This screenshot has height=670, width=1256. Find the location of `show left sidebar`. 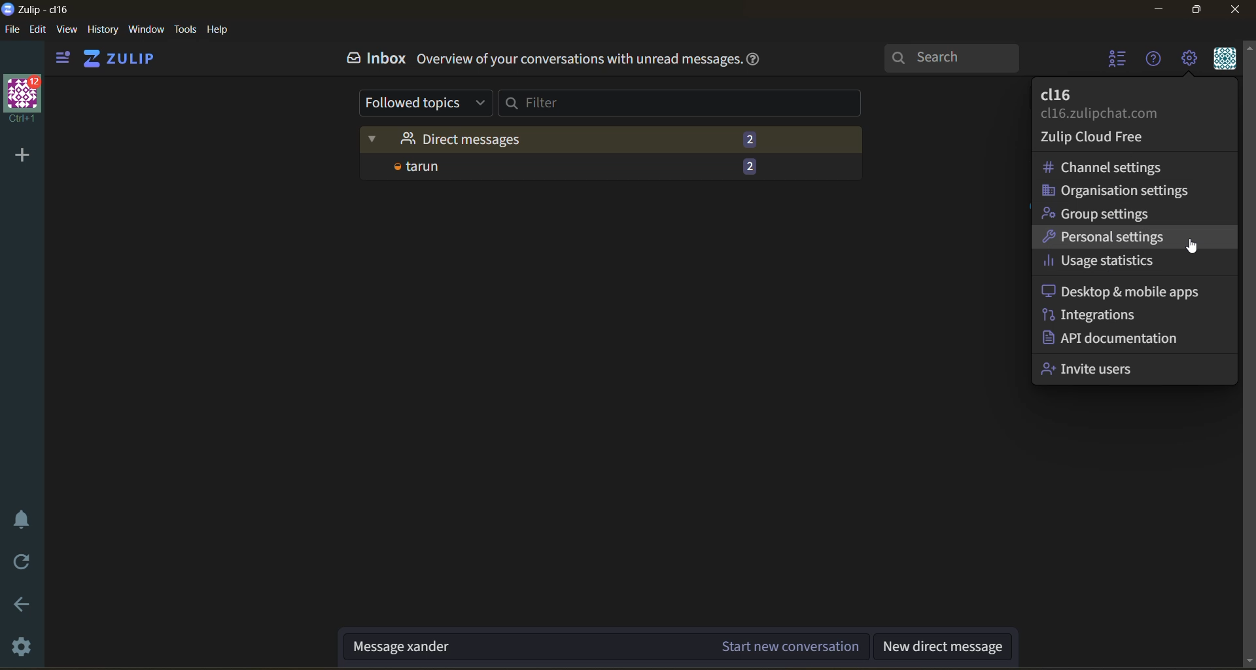

show left sidebar is located at coordinates (60, 58).